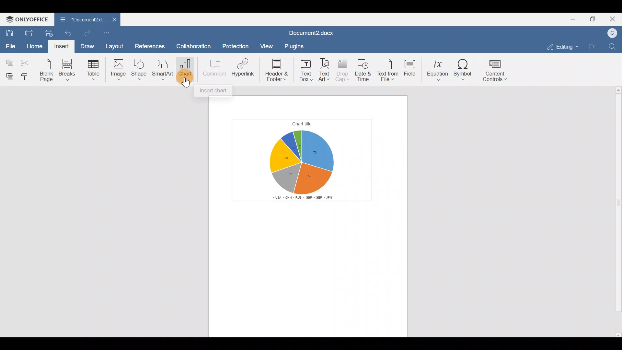 The height and width of the screenshot is (350, 622). What do you see at coordinates (593, 46) in the screenshot?
I see `Open file location` at bounding box center [593, 46].